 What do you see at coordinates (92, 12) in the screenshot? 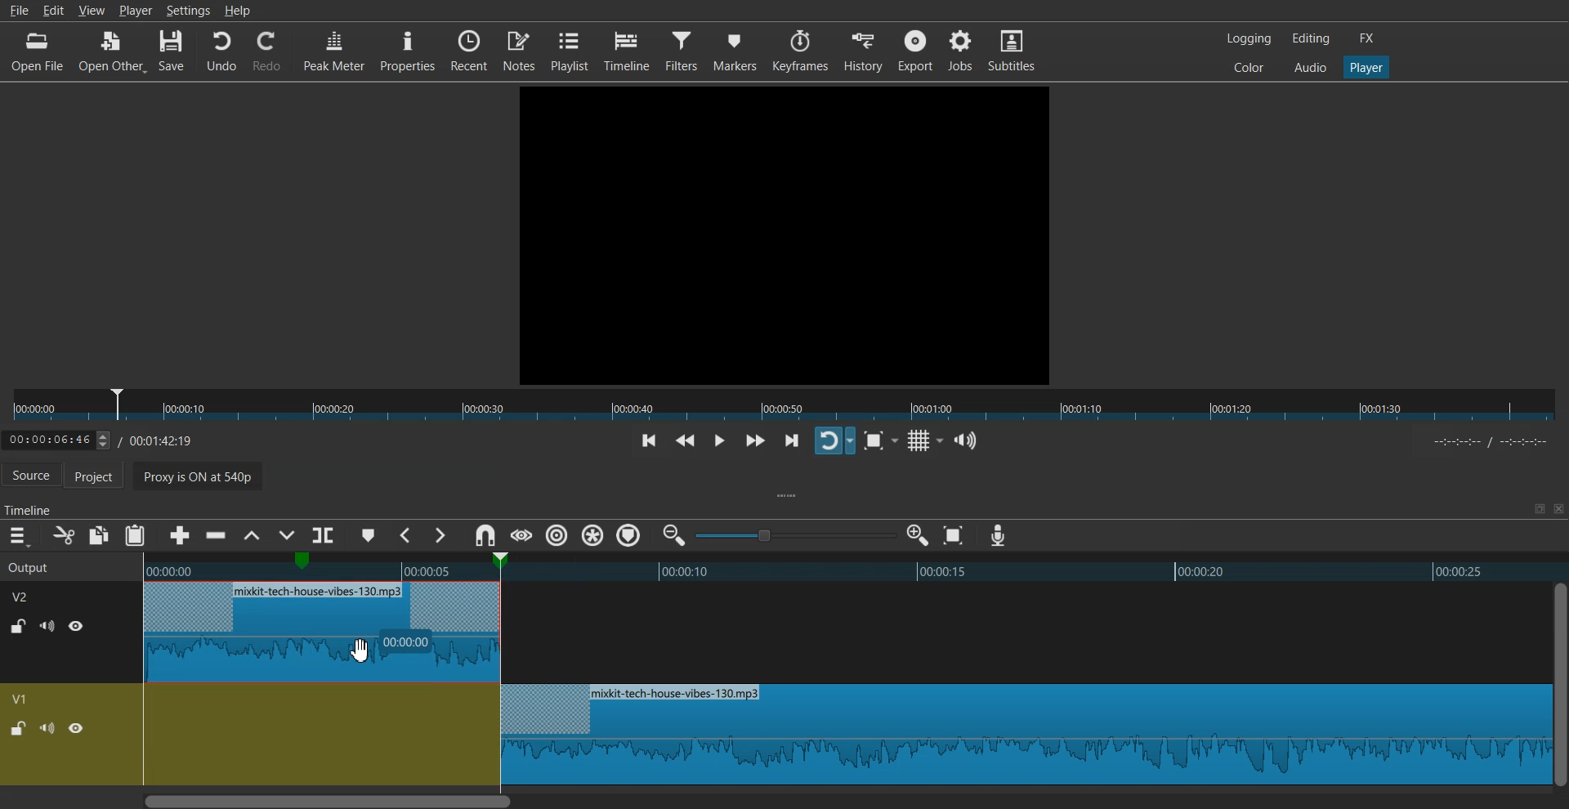
I see `View` at bounding box center [92, 12].